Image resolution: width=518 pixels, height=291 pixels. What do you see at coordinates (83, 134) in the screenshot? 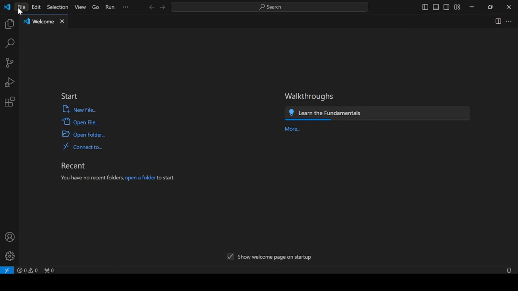
I see `open a folder` at bounding box center [83, 134].